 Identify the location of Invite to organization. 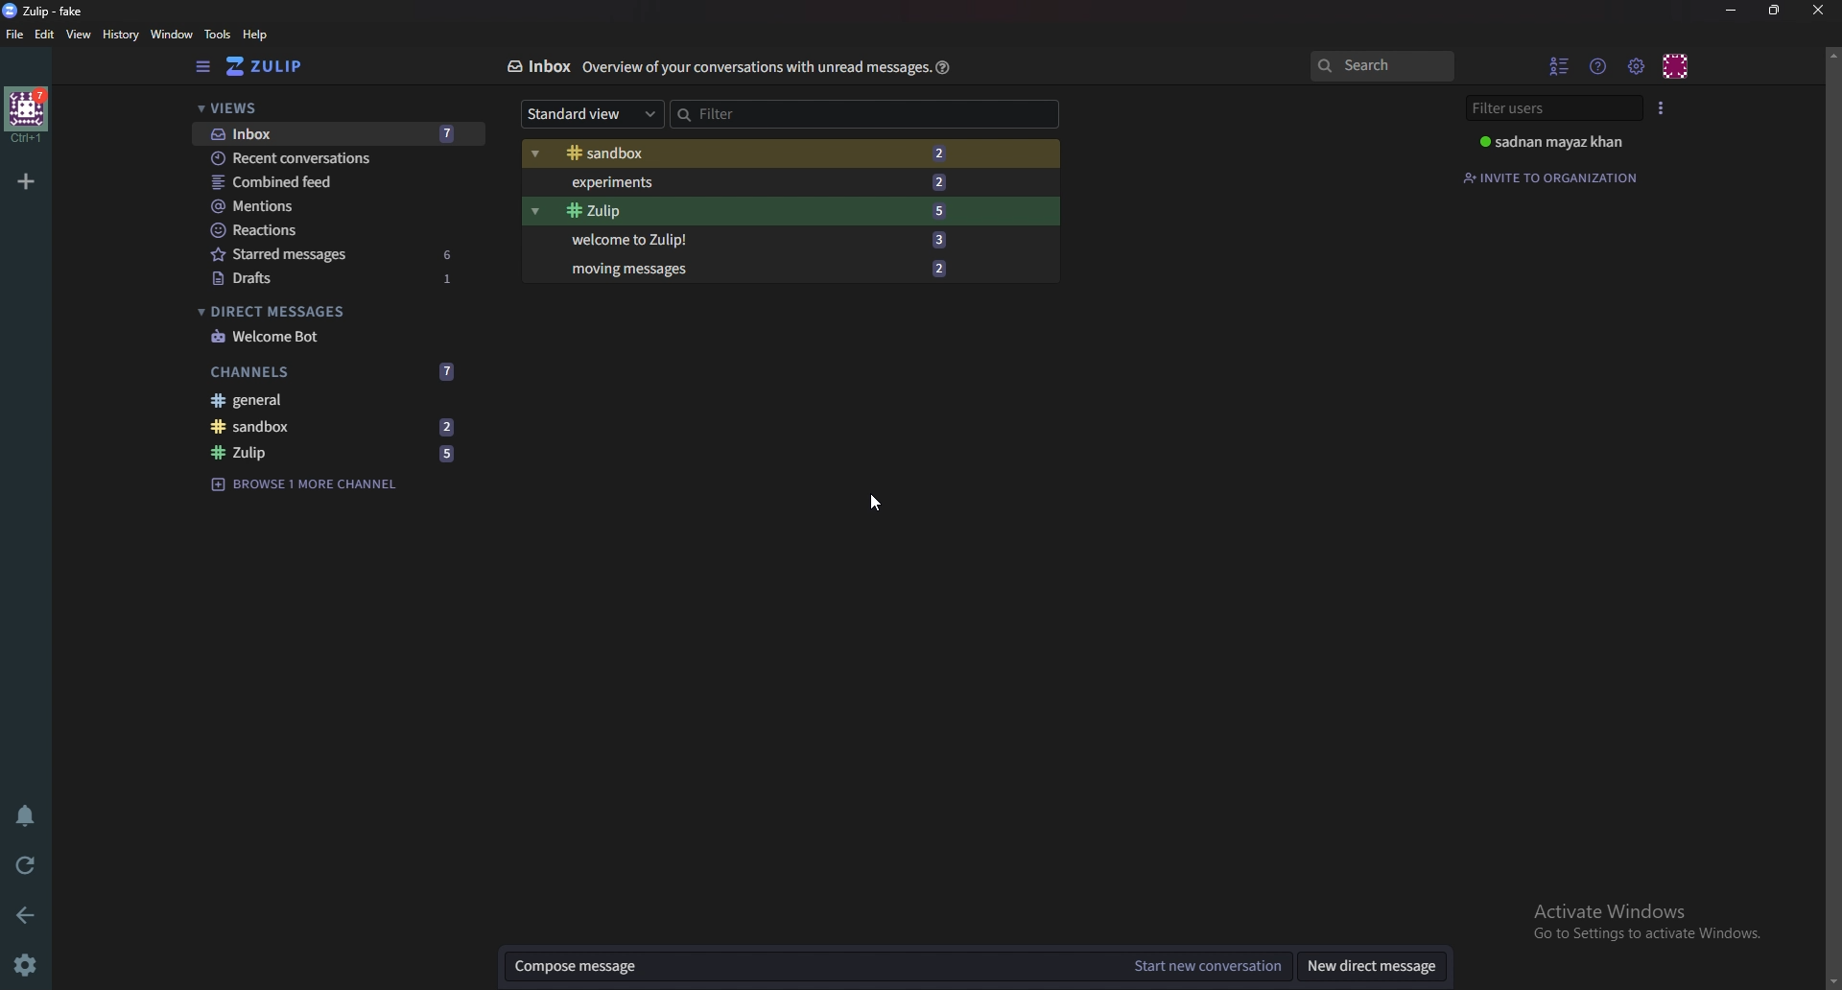
(1559, 177).